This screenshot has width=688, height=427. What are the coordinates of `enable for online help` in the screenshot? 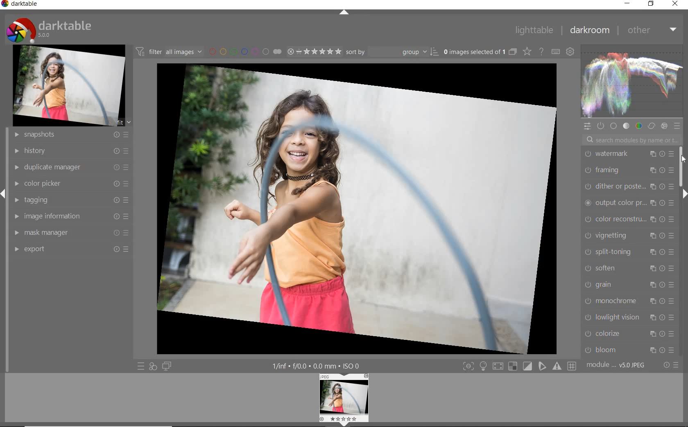 It's located at (541, 52).